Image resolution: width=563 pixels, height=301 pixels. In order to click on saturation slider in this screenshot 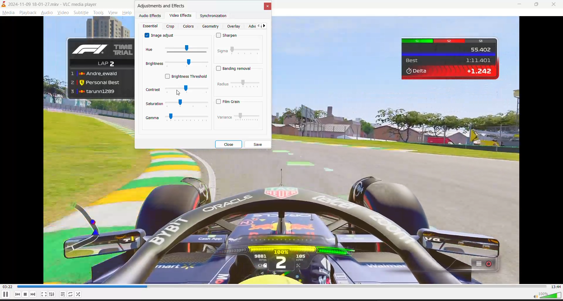, I will do `click(188, 104)`.